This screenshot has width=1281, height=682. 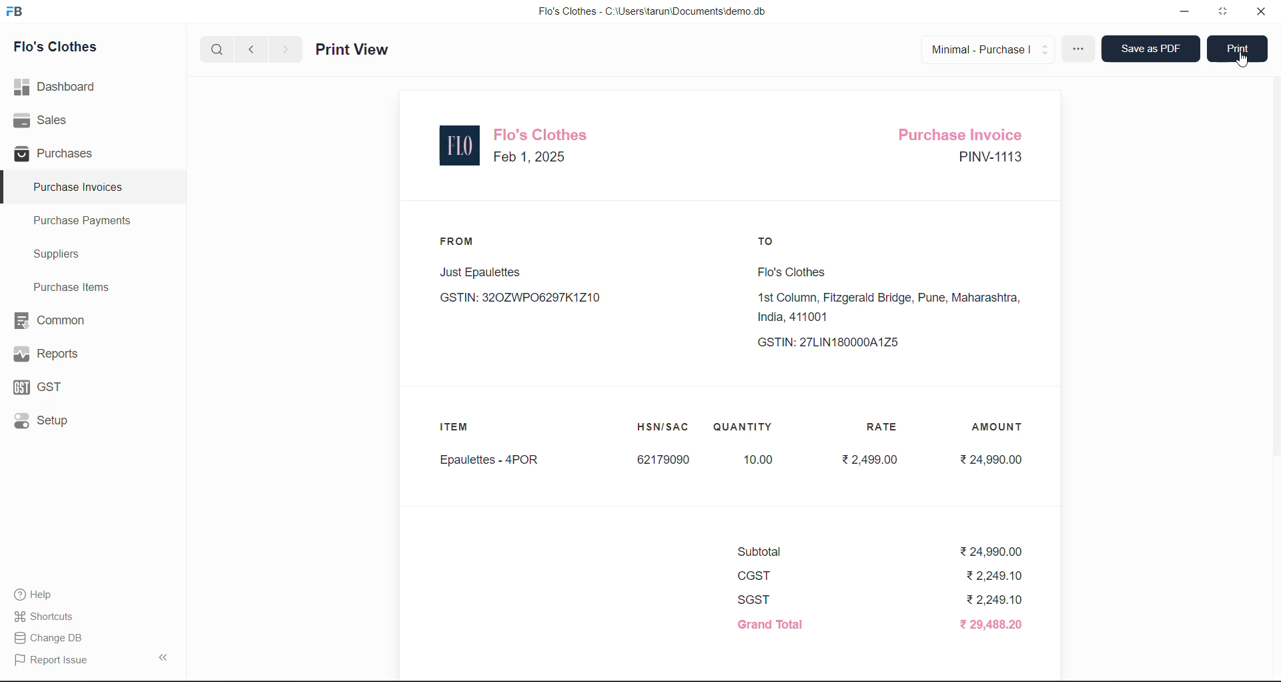 I want to click on ₹2,499.00, so click(x=873, y=460).